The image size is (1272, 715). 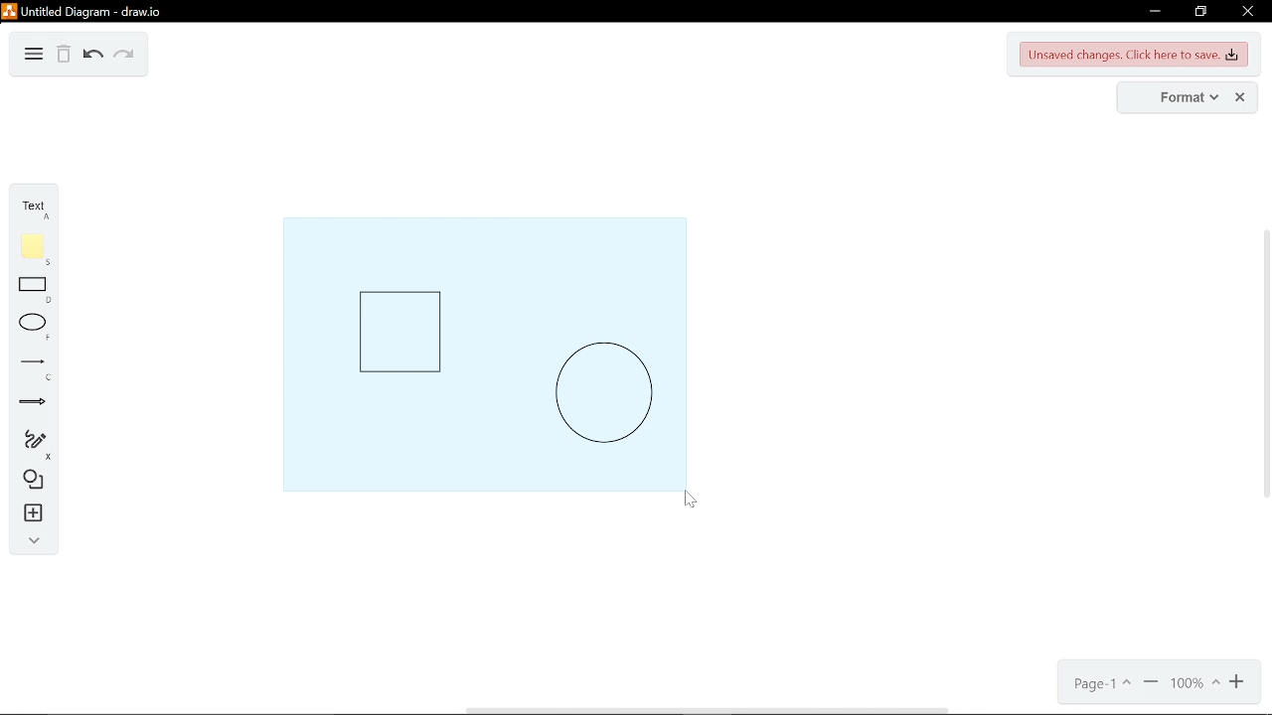 What do you see at coordinates (30, 481) in the screenshot?
I see `shapes` at bounding box center [30, 481].